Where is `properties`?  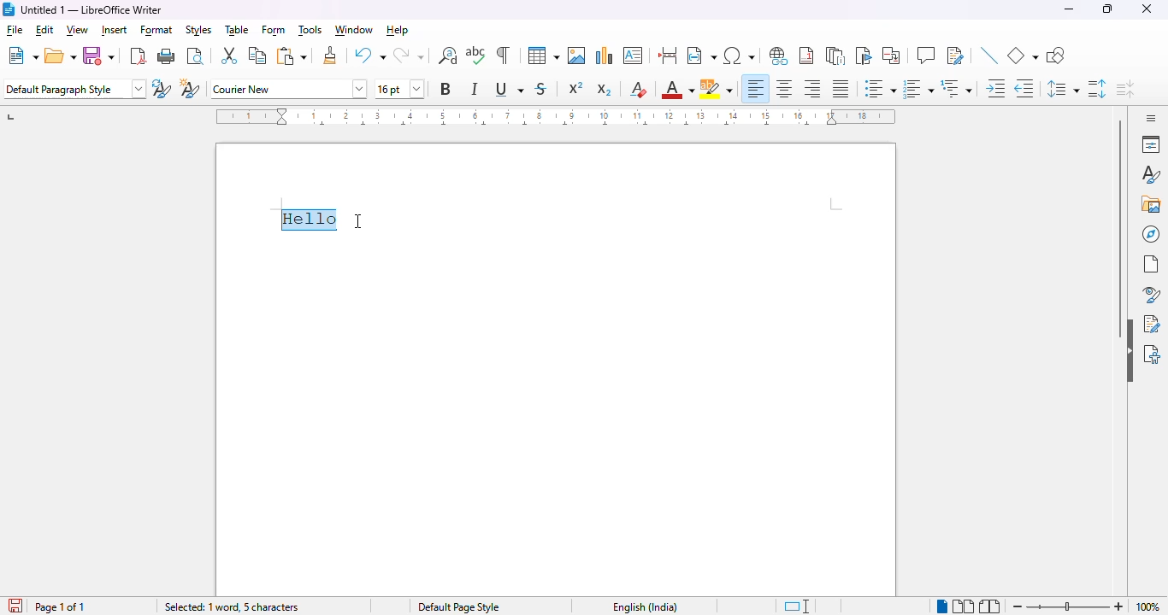 properties is located at coordinates (1151, 143).